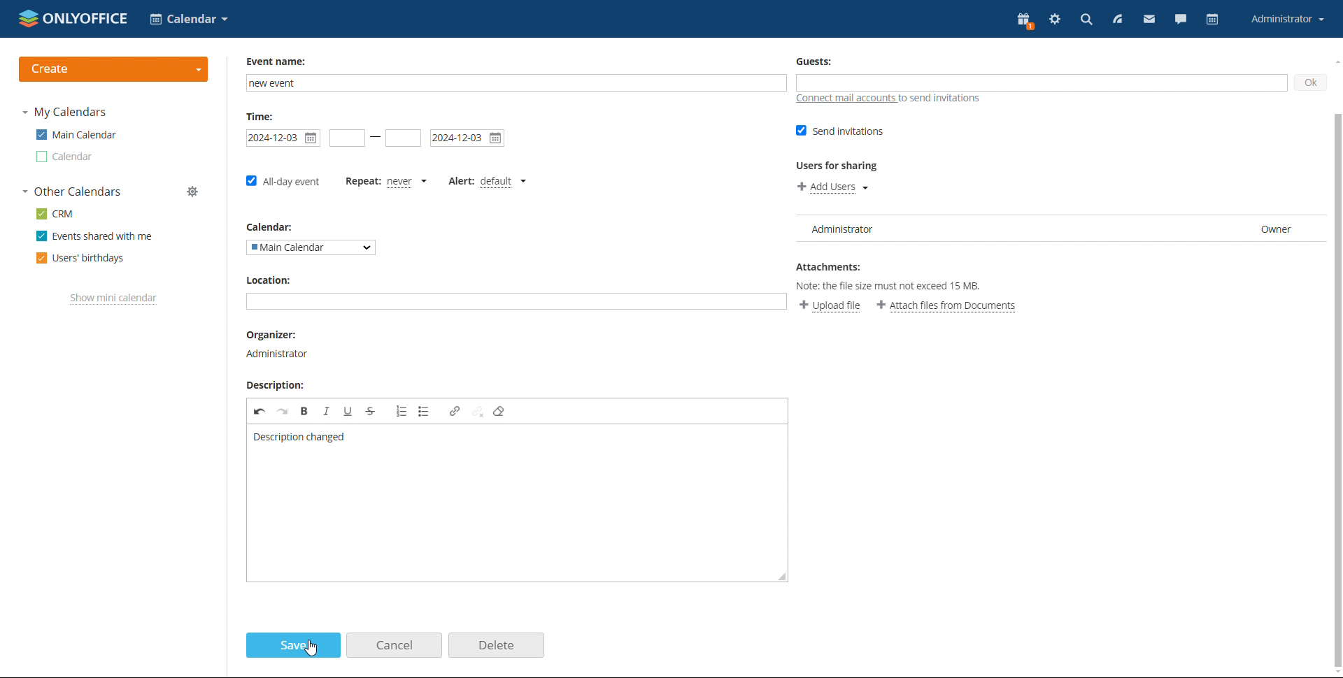 The height and width of the screenshot is (678, 1343). Describe the element at coordinates (405, 138) in the screenshot. I see `end time` at that location.